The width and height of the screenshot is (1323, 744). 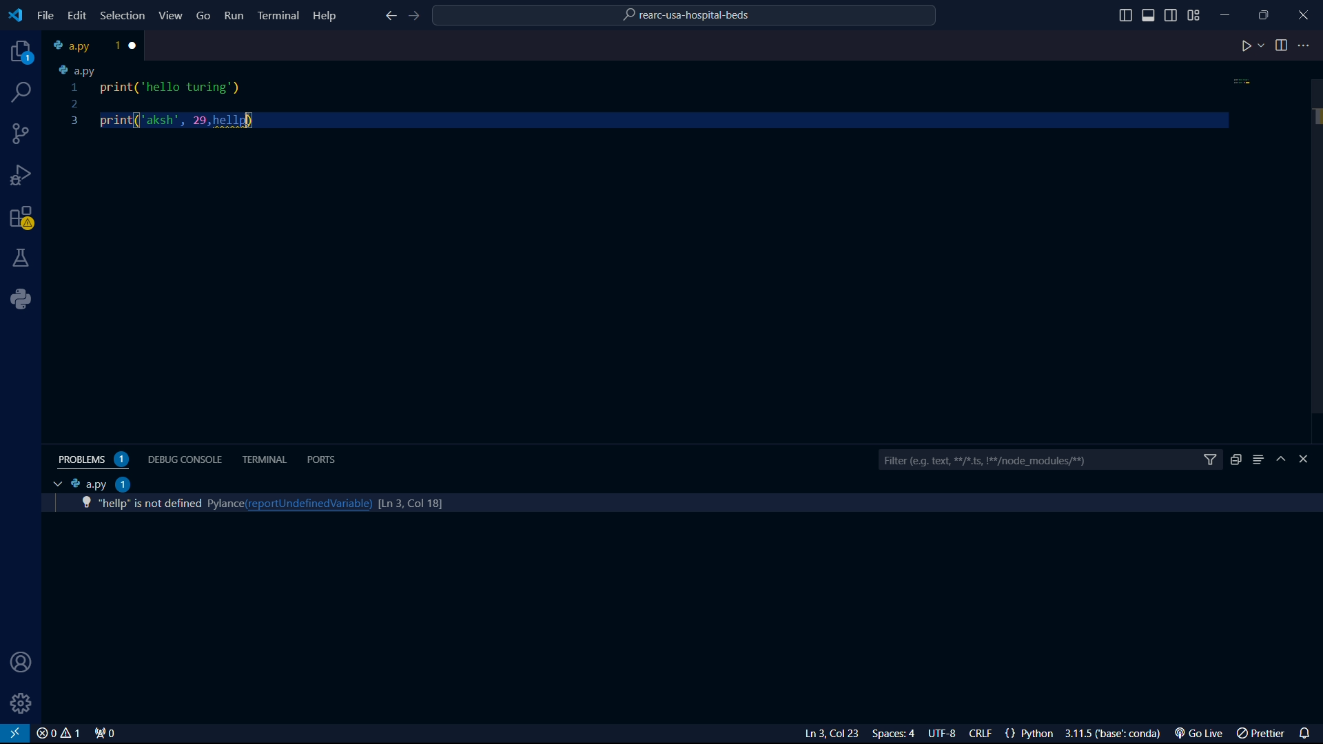 I want to click on notifications, so click(x=1308, y=732).